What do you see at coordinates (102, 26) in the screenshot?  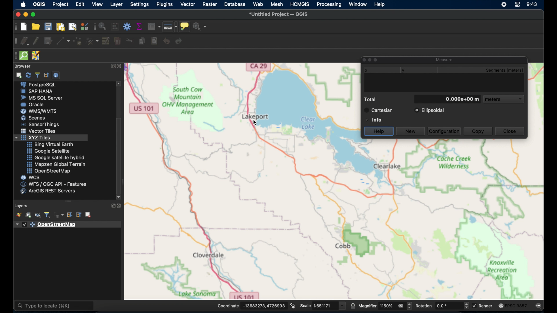 I see `identify feature` at bounding box center [102, 26].